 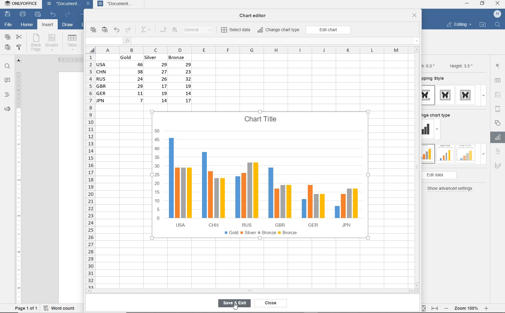 What do you see at coordinates (422, 308) in the screenshot?
I see `fit to page` at bounding box center [422, 308].